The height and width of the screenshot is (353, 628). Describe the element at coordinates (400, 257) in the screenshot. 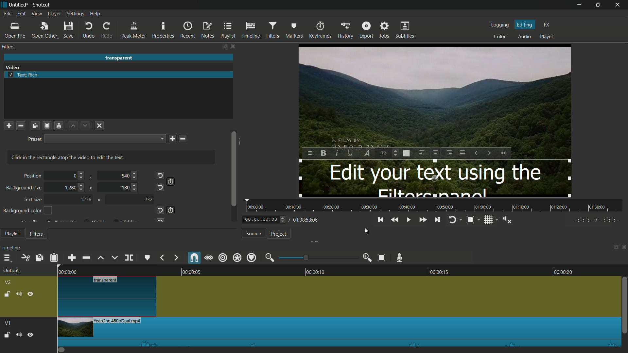

I see `record audio` at that location.